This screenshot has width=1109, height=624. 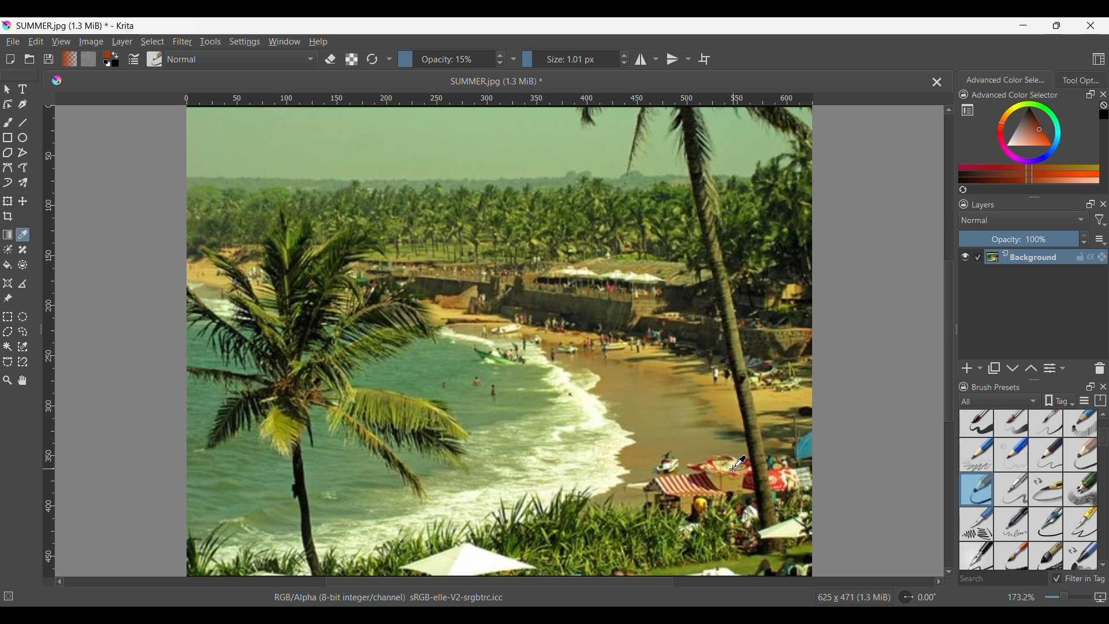 What do you see at coordinates (22, 362) in the screenshot?
I see `Magnetic curve selection tool` at bounding box center [22, 362].